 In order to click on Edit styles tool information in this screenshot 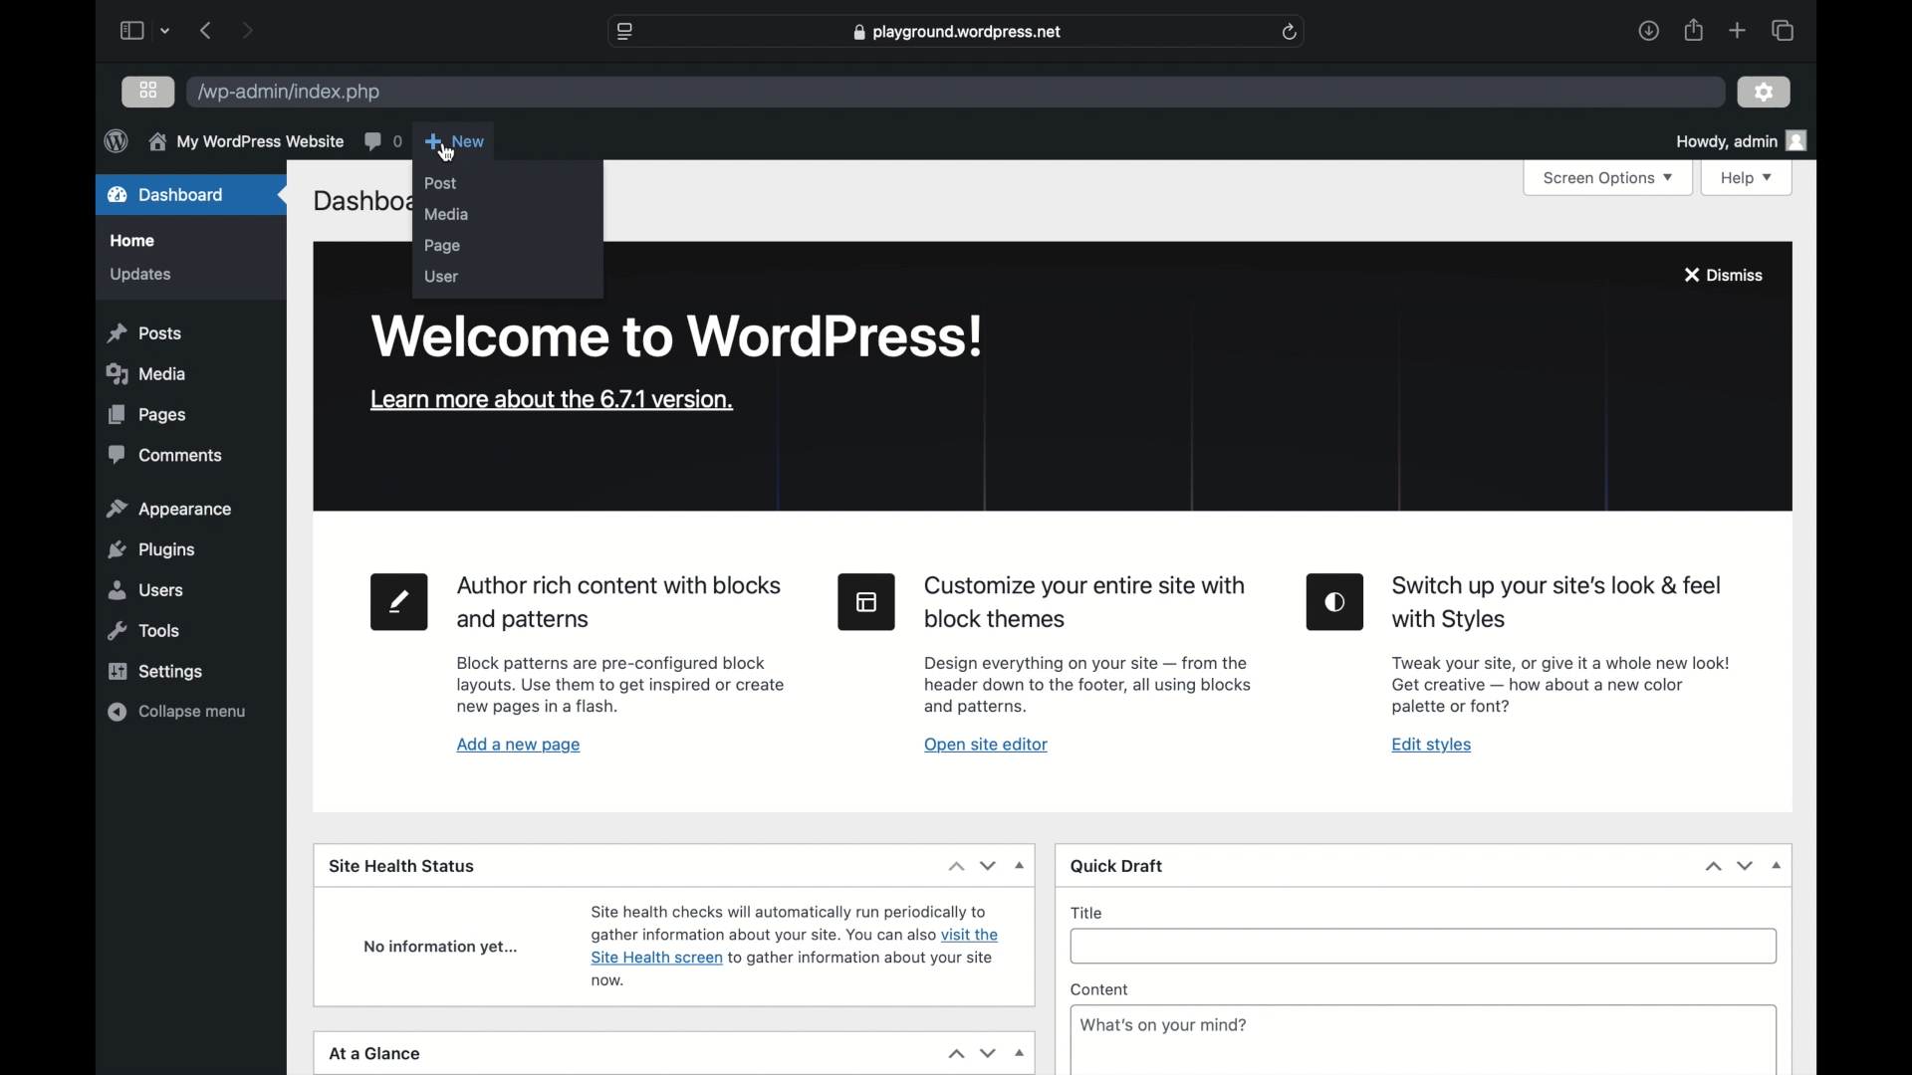, I will do `click(1560, 685)`.